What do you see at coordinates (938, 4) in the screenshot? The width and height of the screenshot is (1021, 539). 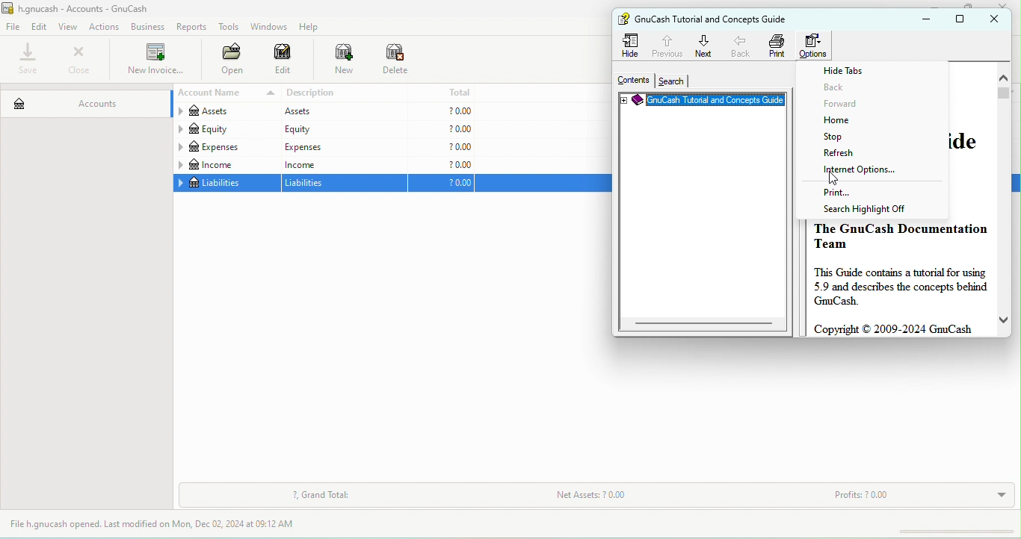 I see `minimize` at bounding box center [938, 4].